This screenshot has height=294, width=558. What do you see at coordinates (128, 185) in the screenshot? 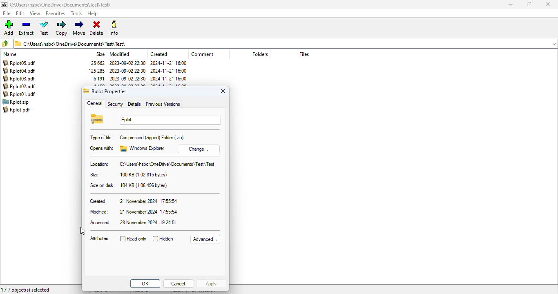
I see `size on disk: 104 KB (1,06,496 bytes)` at bounding box center [128, 185].